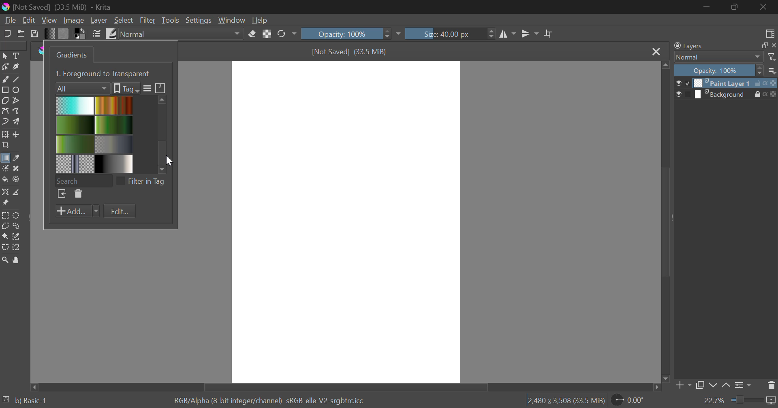 The image size is (778, 408). What do you see at coordinates (549, 34) in the screenshot?
I see `Crop` at bounding box center [549, 34].